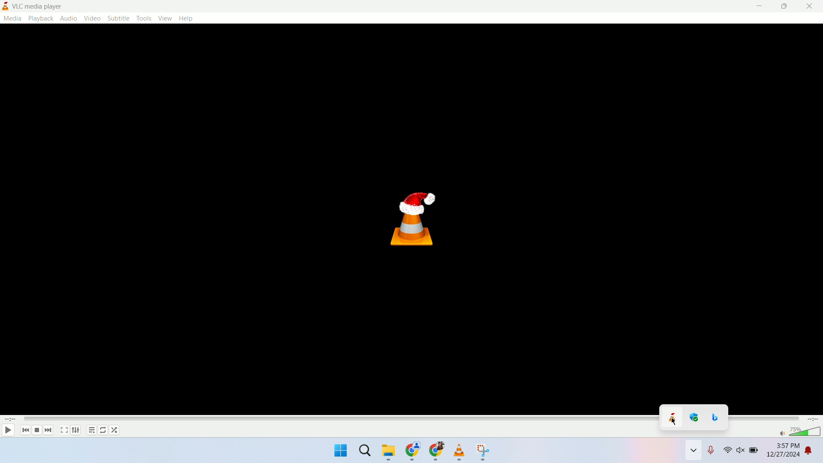  I want to click on random, so click(115, 430).